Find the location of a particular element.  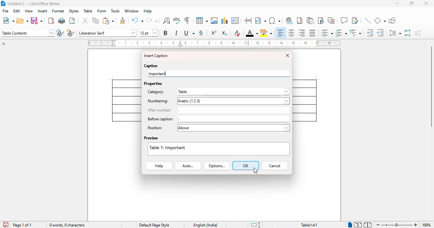

book view is located at coordinates (368, 225).